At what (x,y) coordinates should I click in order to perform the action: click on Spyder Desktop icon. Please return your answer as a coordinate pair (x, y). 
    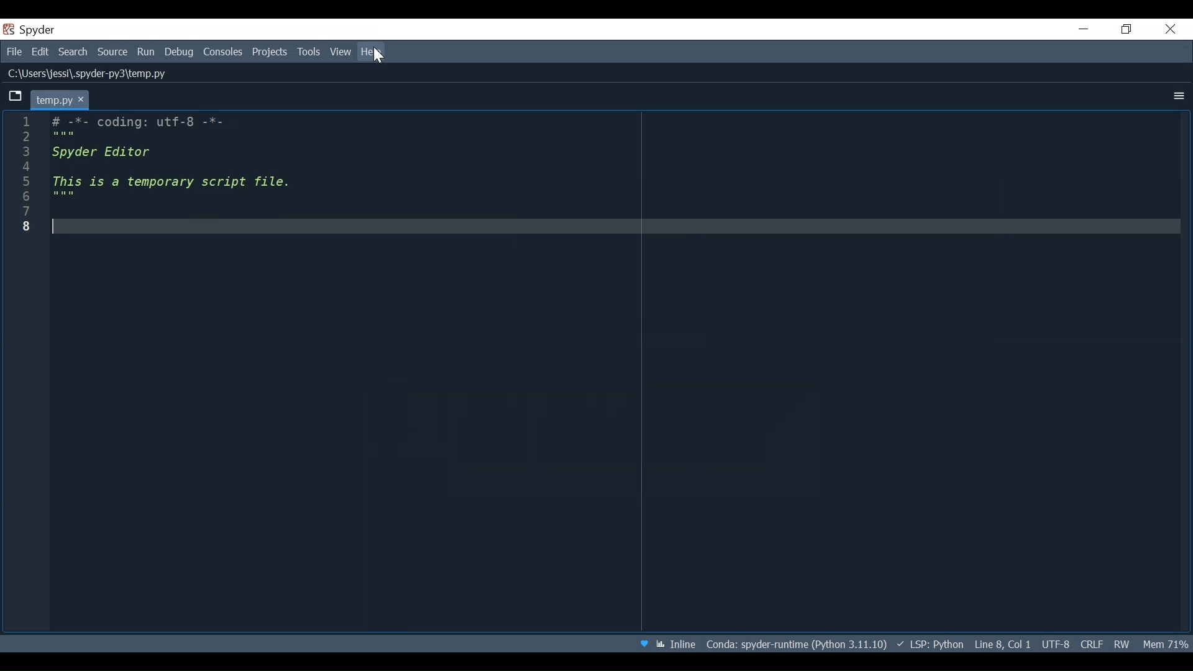
    Looking at the image, I should click on (30, 30).